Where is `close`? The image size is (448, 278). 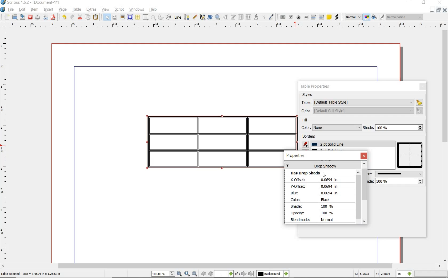 close is located at coordinates (364, 156).